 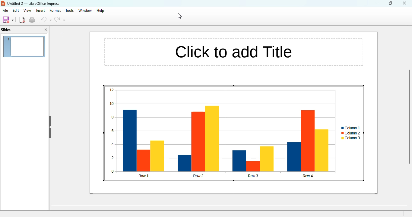 What do you see at coordinates (32, 20) in the screenshot?
I see `print` at bounding box center [32, 20].